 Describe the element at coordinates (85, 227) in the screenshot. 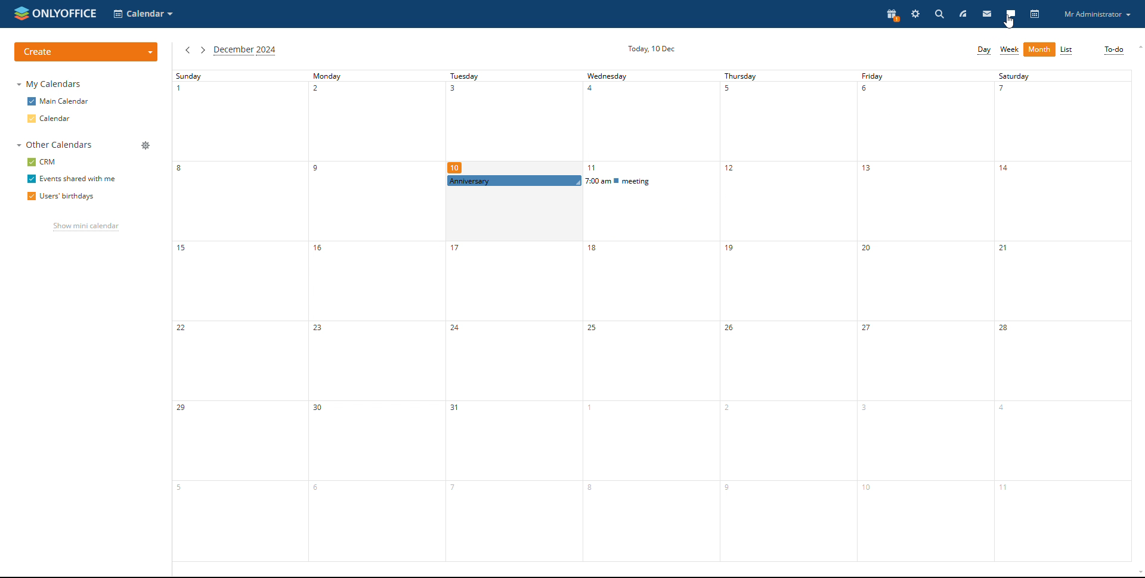

I see `show mini calendar` at that location.